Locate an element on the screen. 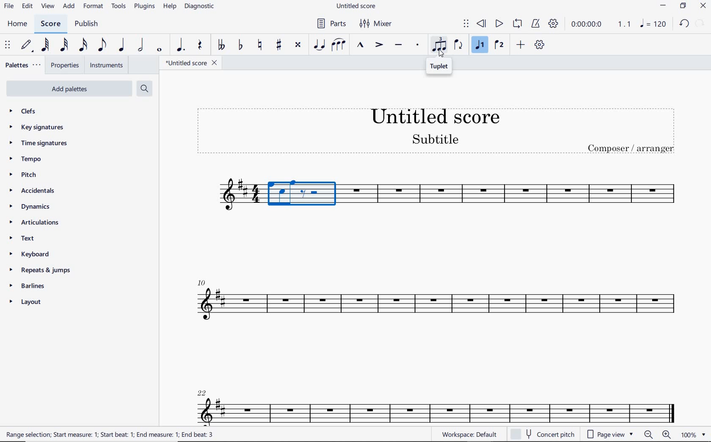 The height and width of the screenshot is (442, 711). INSTRUMENTS is located at coordinates (106, 66).